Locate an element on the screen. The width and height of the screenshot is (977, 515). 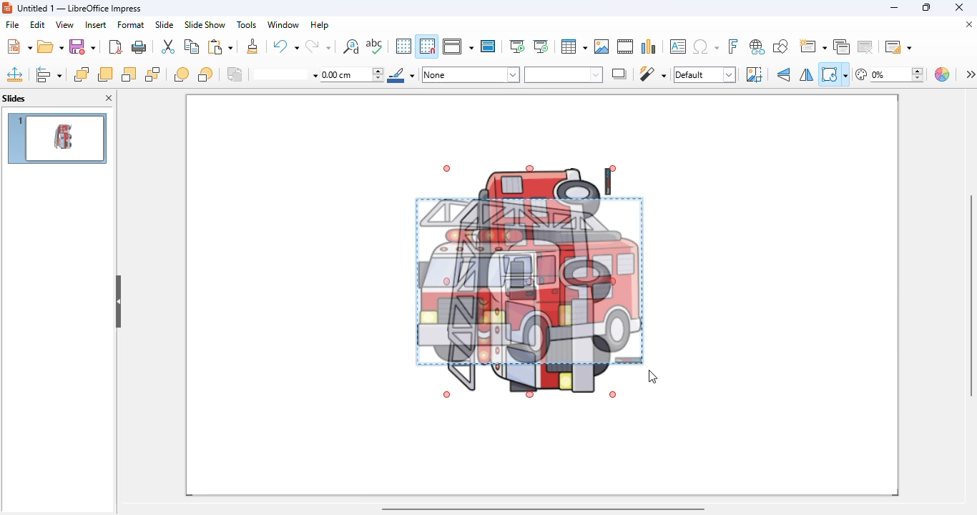
cut is located at coordinates (168, 46).